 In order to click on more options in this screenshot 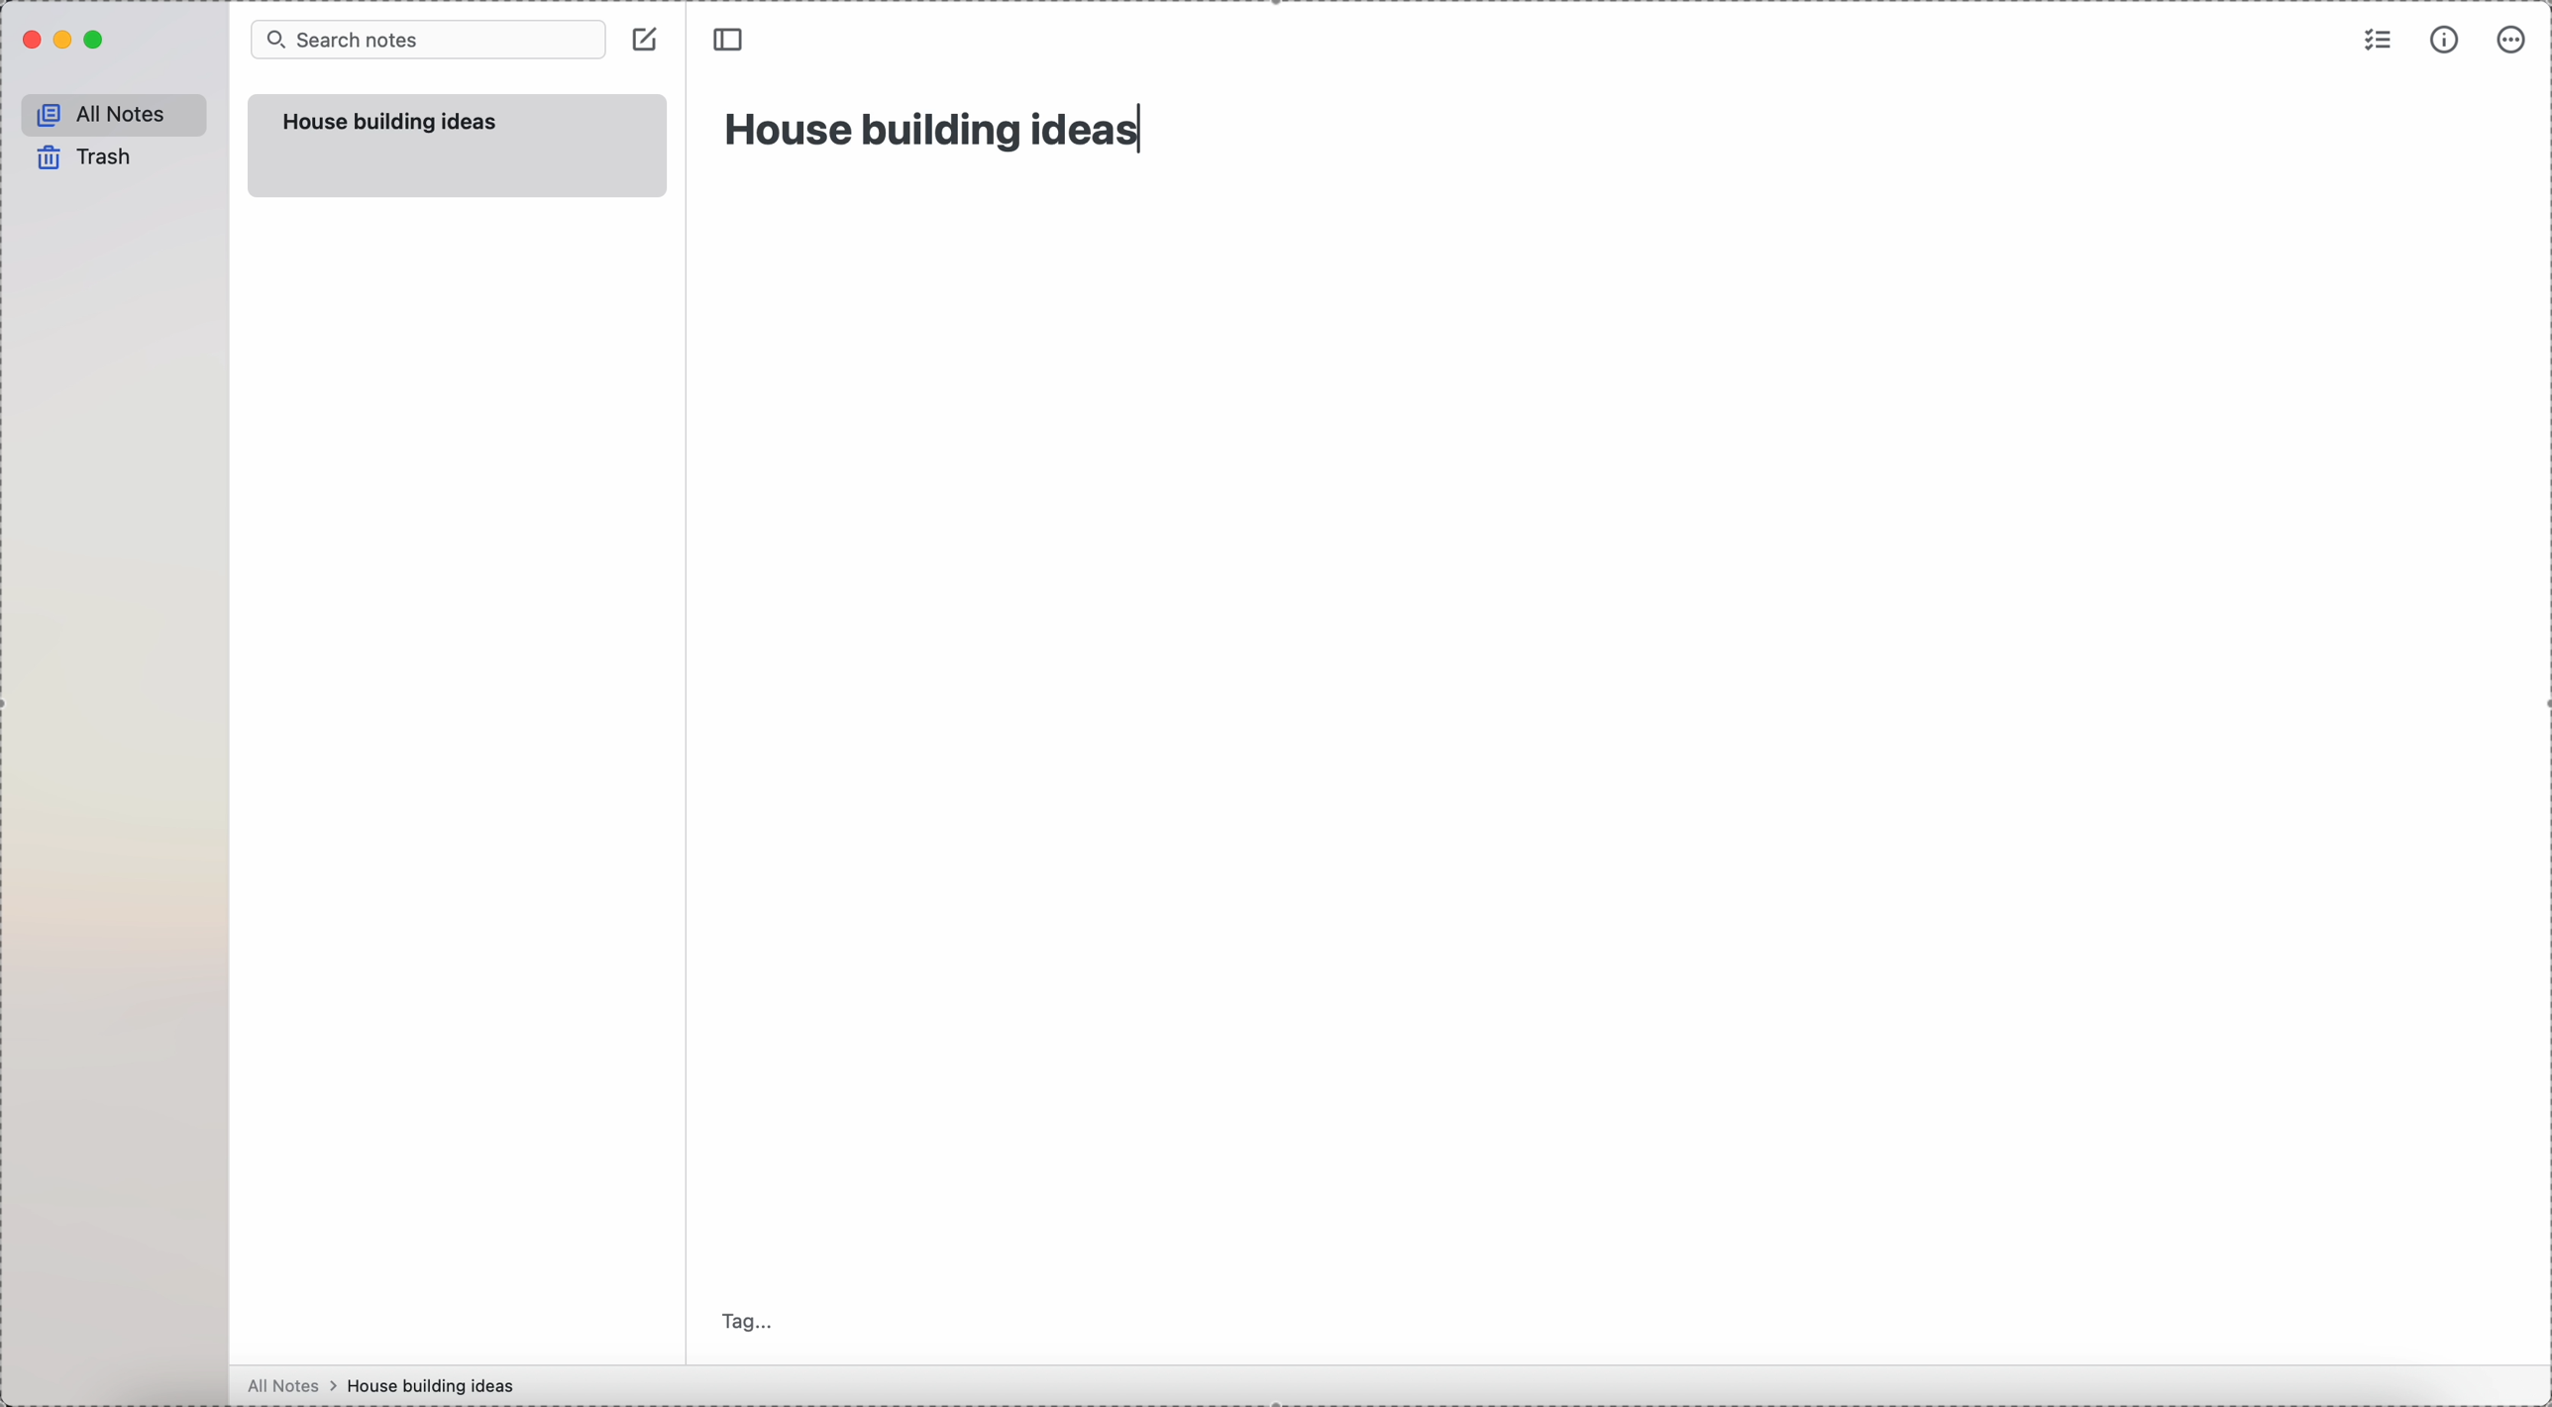, I will do `click(2514, 41)`.